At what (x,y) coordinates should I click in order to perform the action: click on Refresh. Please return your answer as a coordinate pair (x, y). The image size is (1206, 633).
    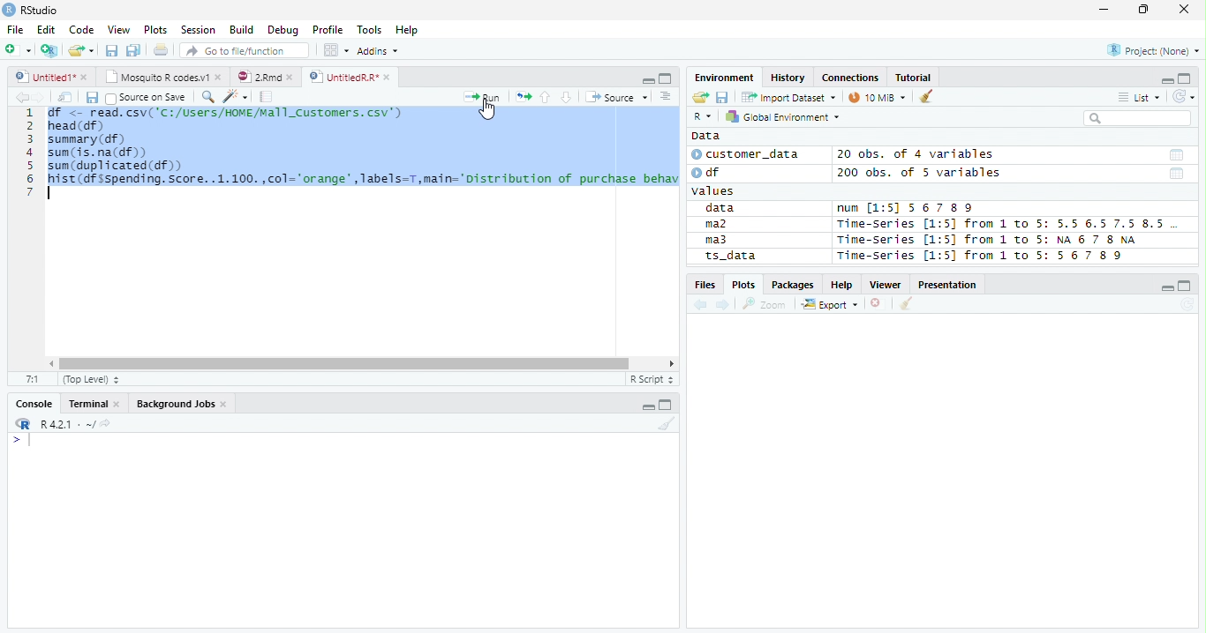
    Looking at the image, I should click on (1187, 305).